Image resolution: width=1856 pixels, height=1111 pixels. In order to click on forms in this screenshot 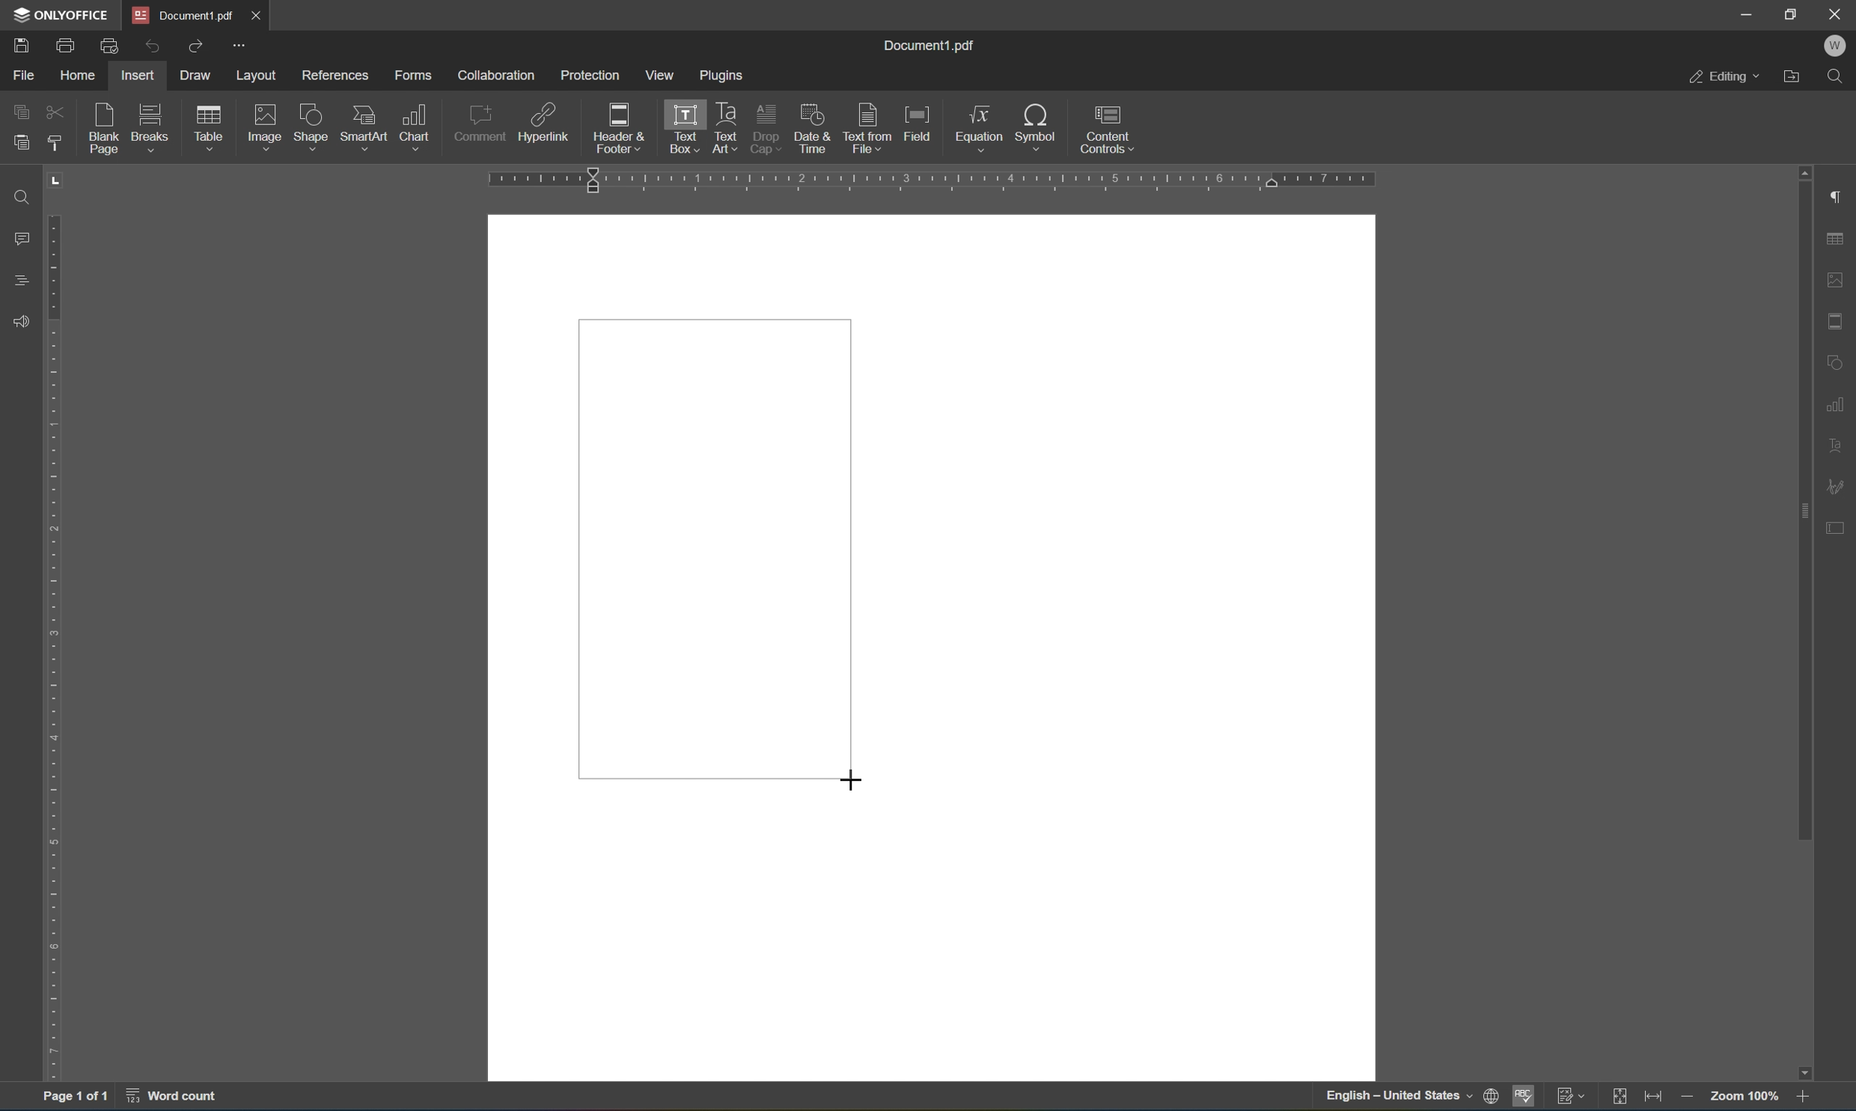, I will do `click(413, 76)`.